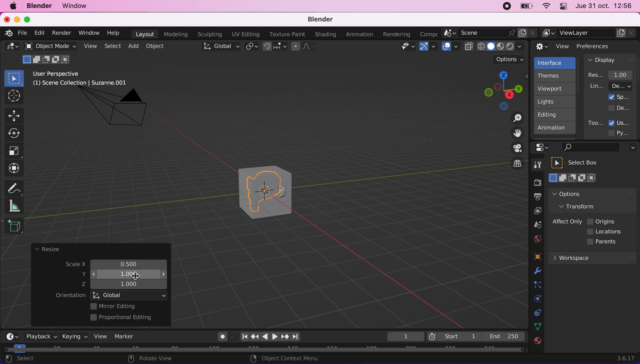 This screenshot has width=640, height=364. What do you see at coordinates (536, 326) in the screenshot?
I see `data` at bounding box center [536, 326].